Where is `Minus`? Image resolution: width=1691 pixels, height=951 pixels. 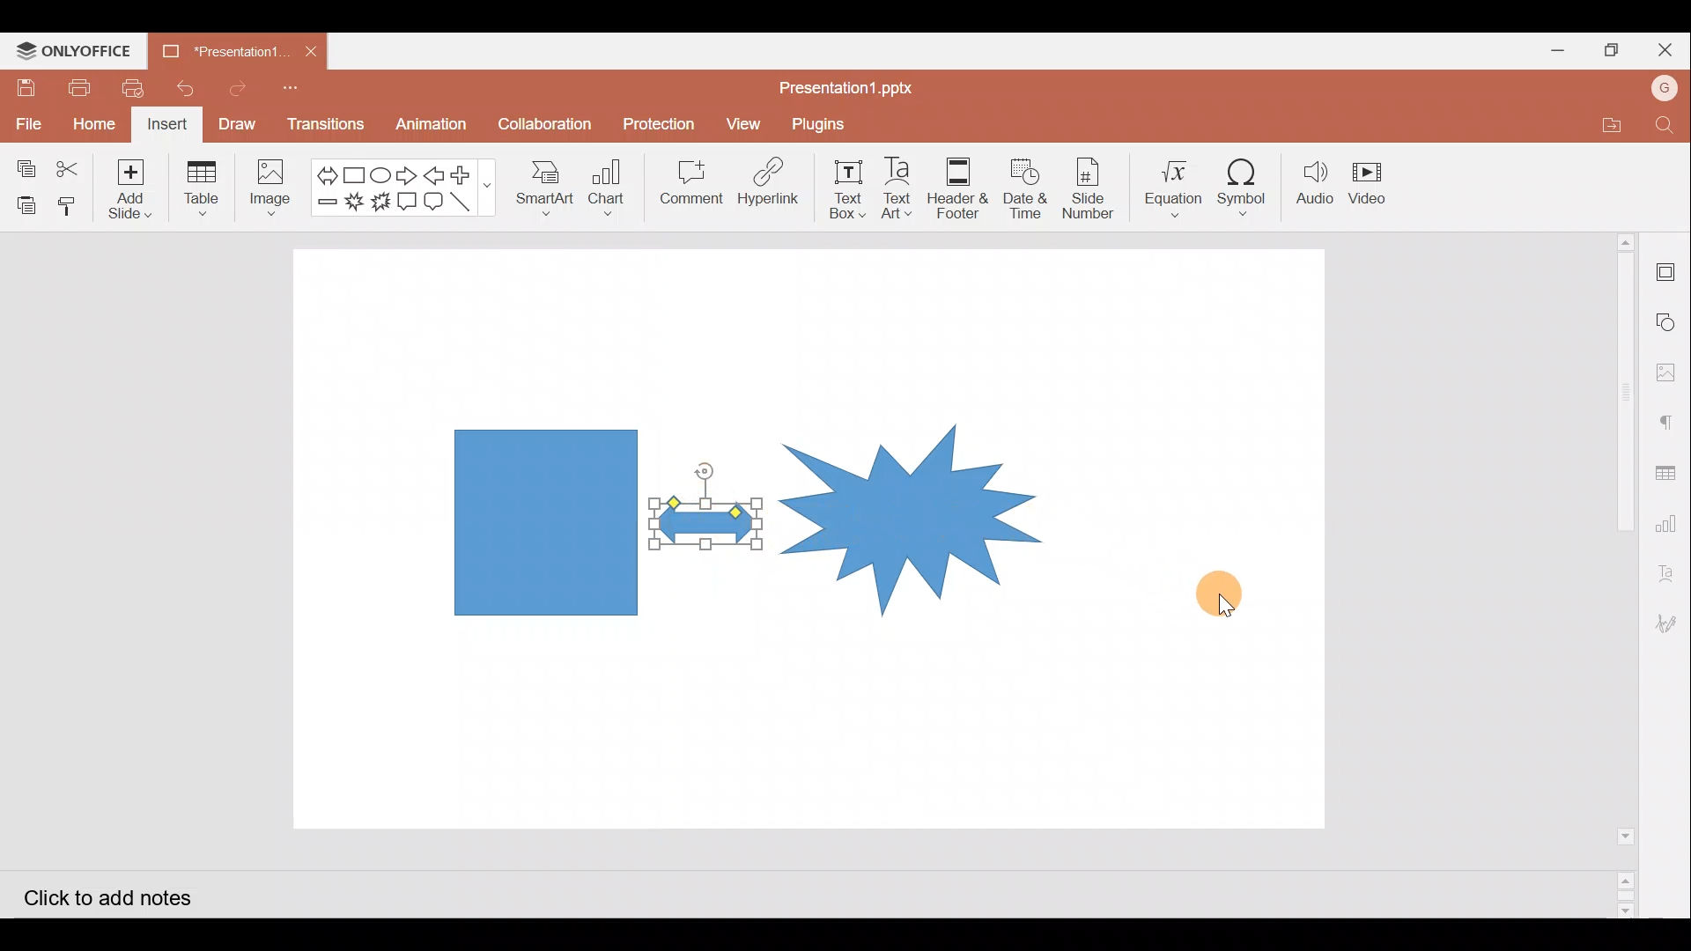 Minus is located at coordinates (324, 205).